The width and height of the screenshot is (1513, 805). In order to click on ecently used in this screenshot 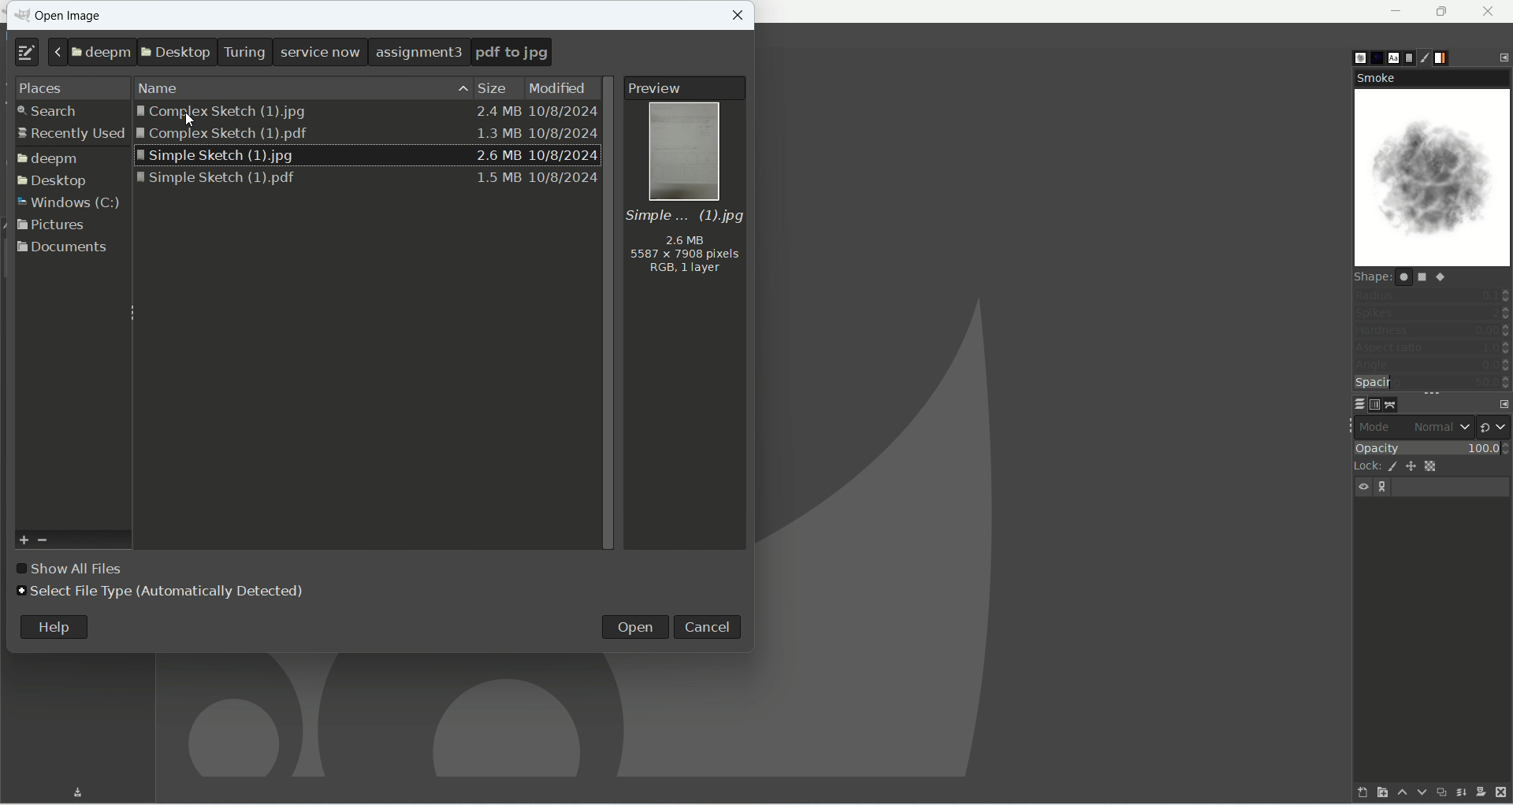, I will do `click(69, 135)`.